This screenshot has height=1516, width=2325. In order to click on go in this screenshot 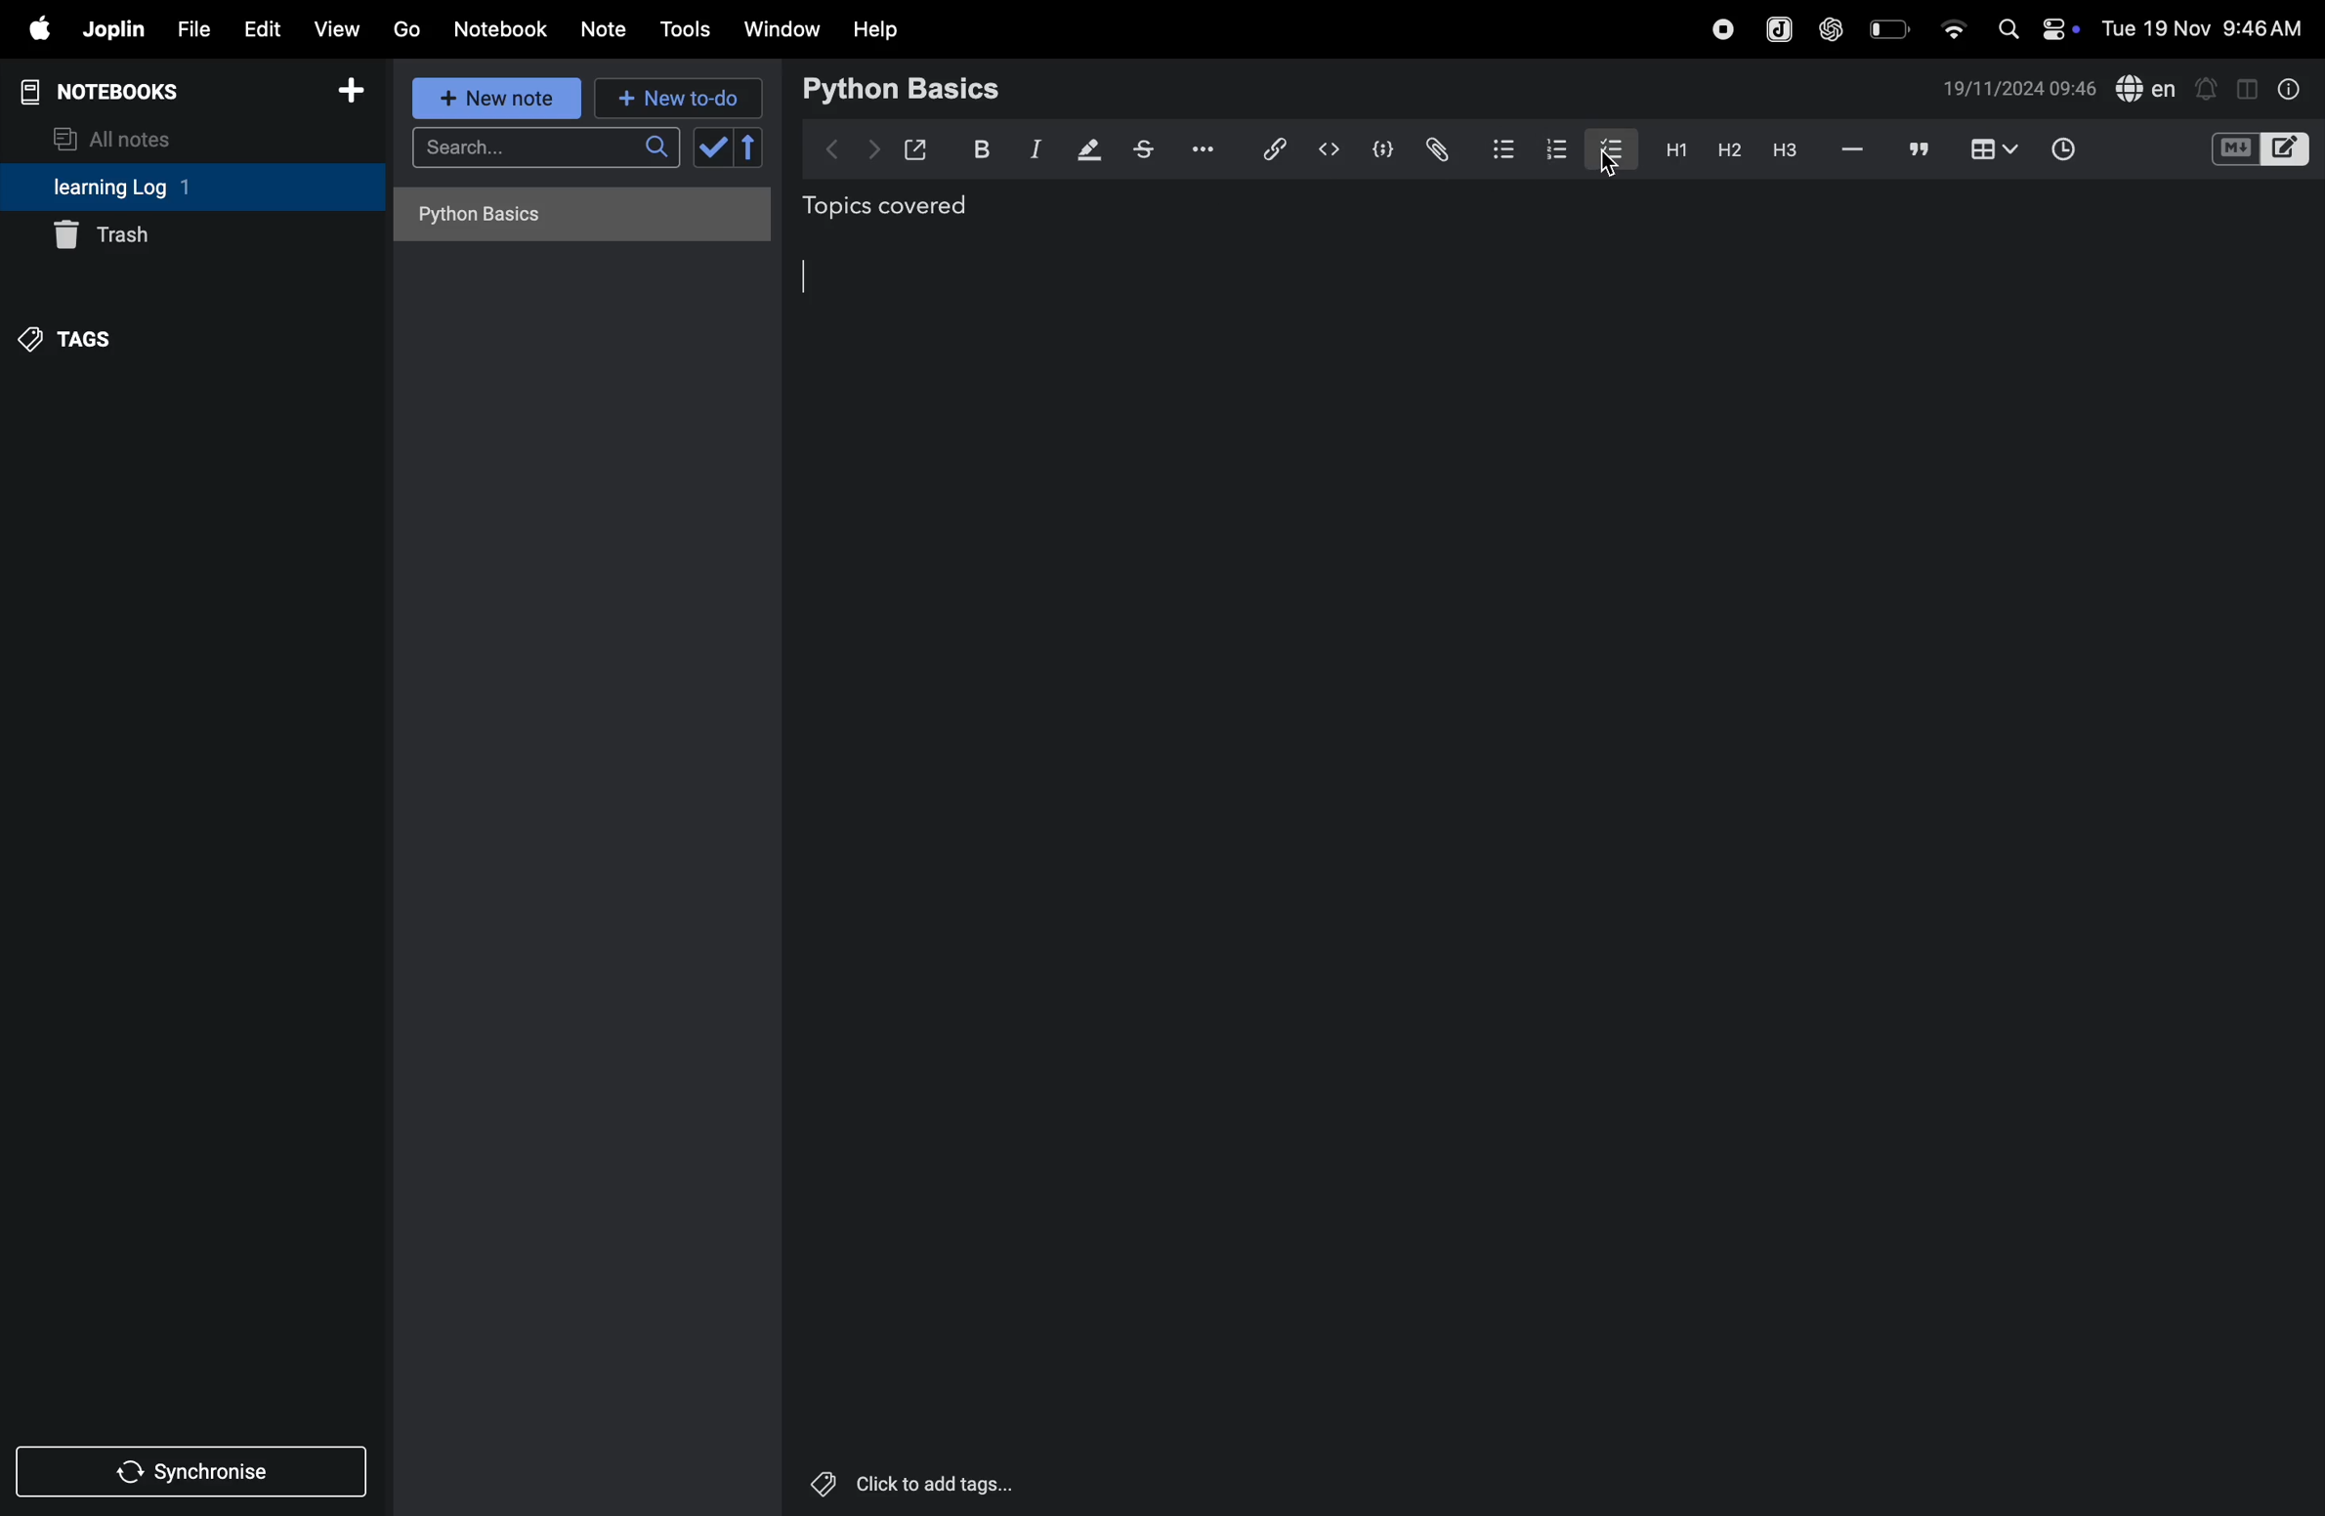, I will do `click(404, 28)`.